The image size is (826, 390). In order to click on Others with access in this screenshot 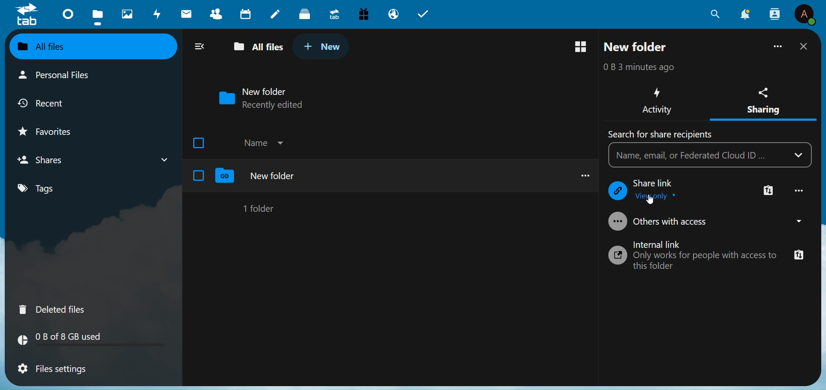, I will do `click(675, 222)`.